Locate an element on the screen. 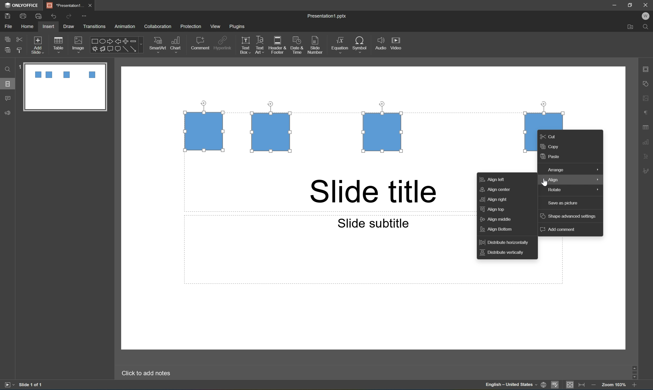 This screenshot has width=653, height=390. Click to add notes is located at coordinates (148, 373).